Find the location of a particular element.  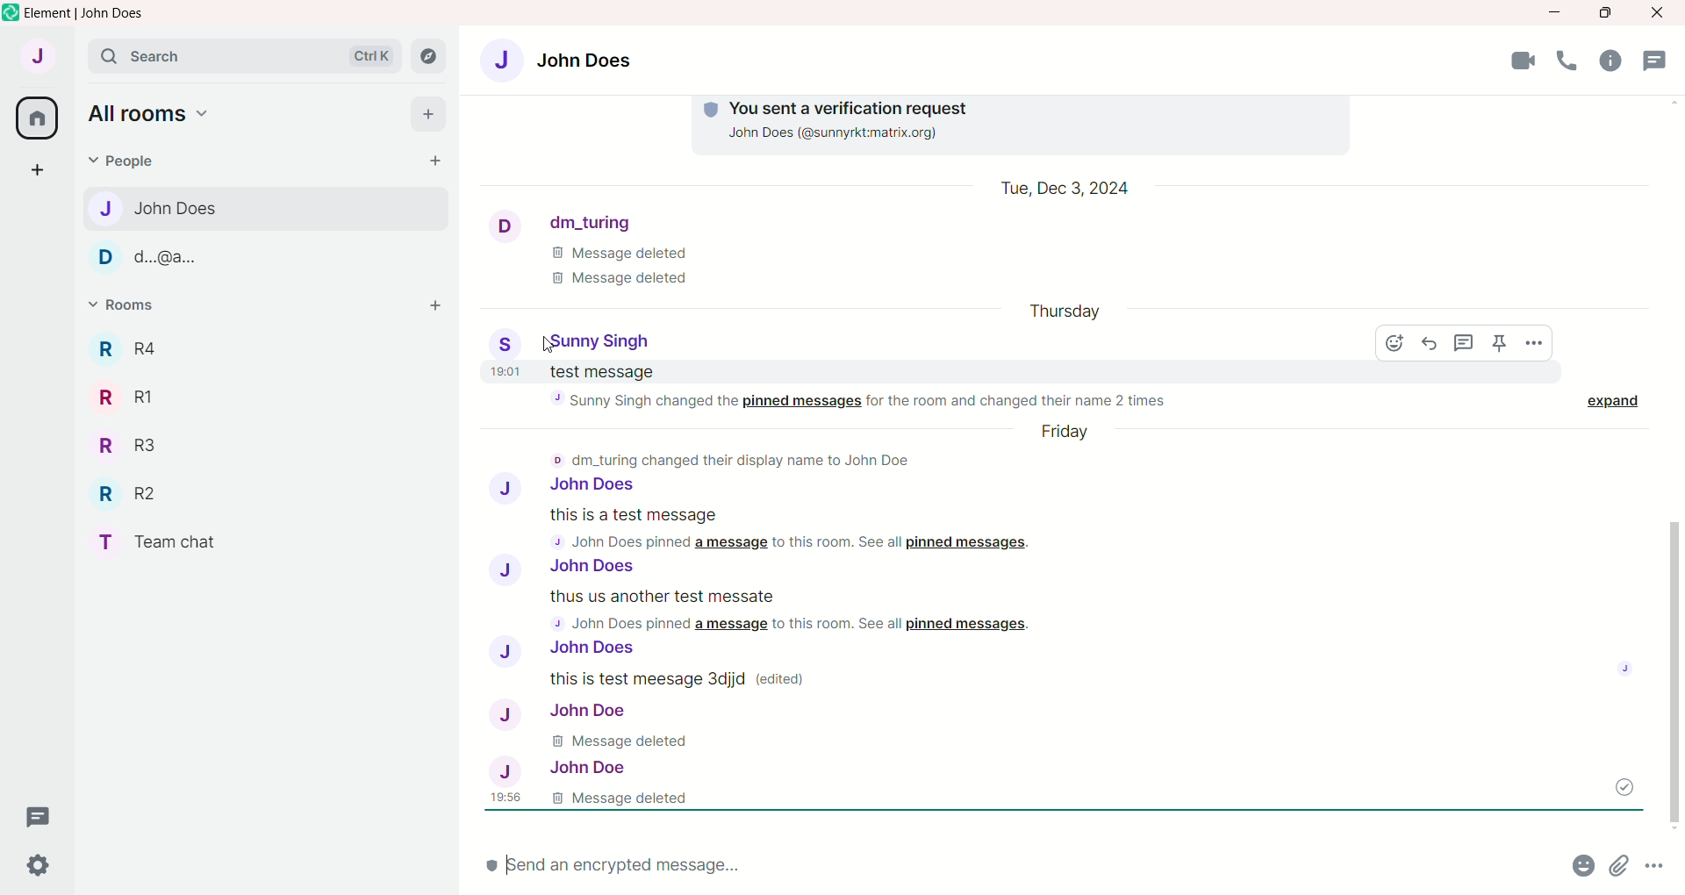

expand is located at coordinates (1616, 399).